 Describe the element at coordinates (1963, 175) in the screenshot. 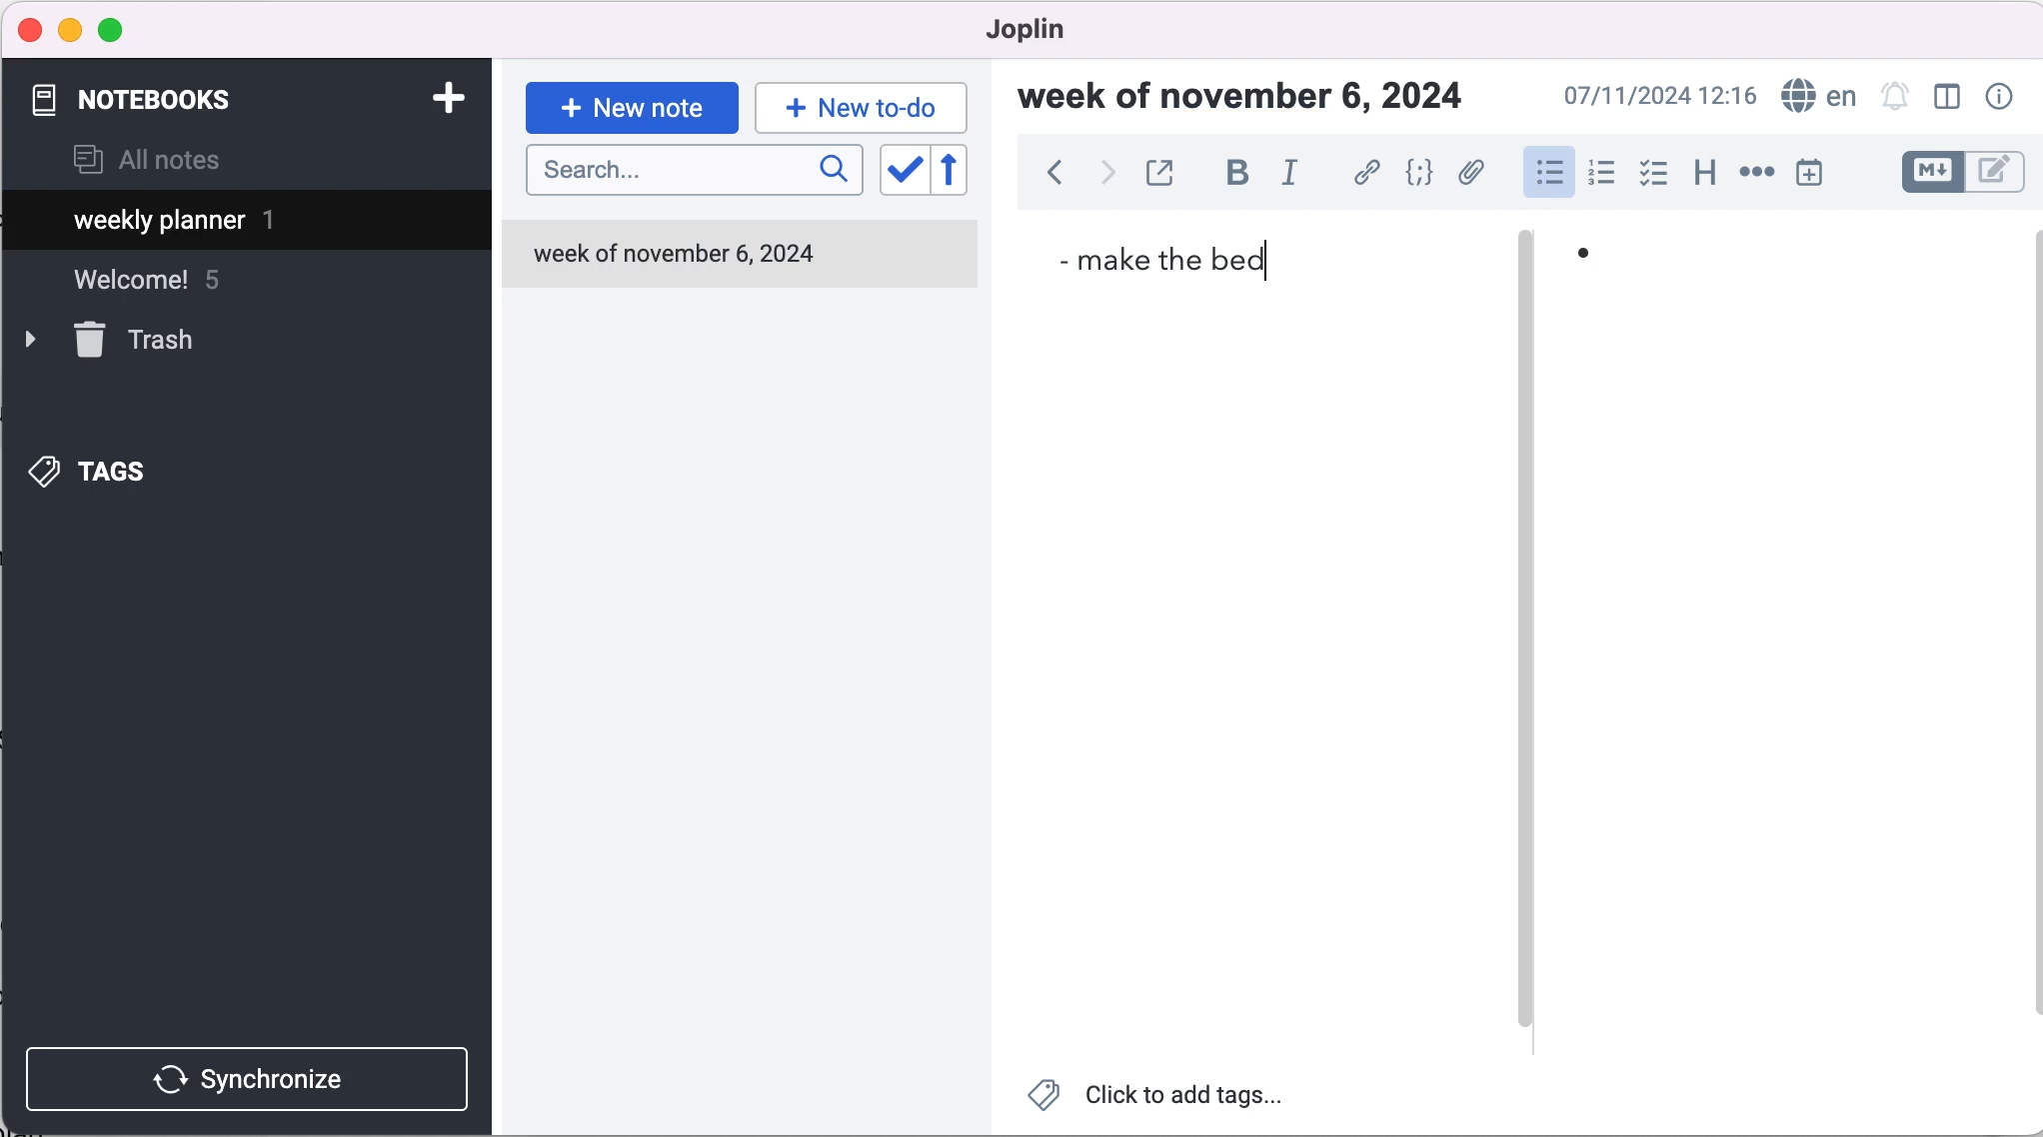

I see `toggle editors` at that location.